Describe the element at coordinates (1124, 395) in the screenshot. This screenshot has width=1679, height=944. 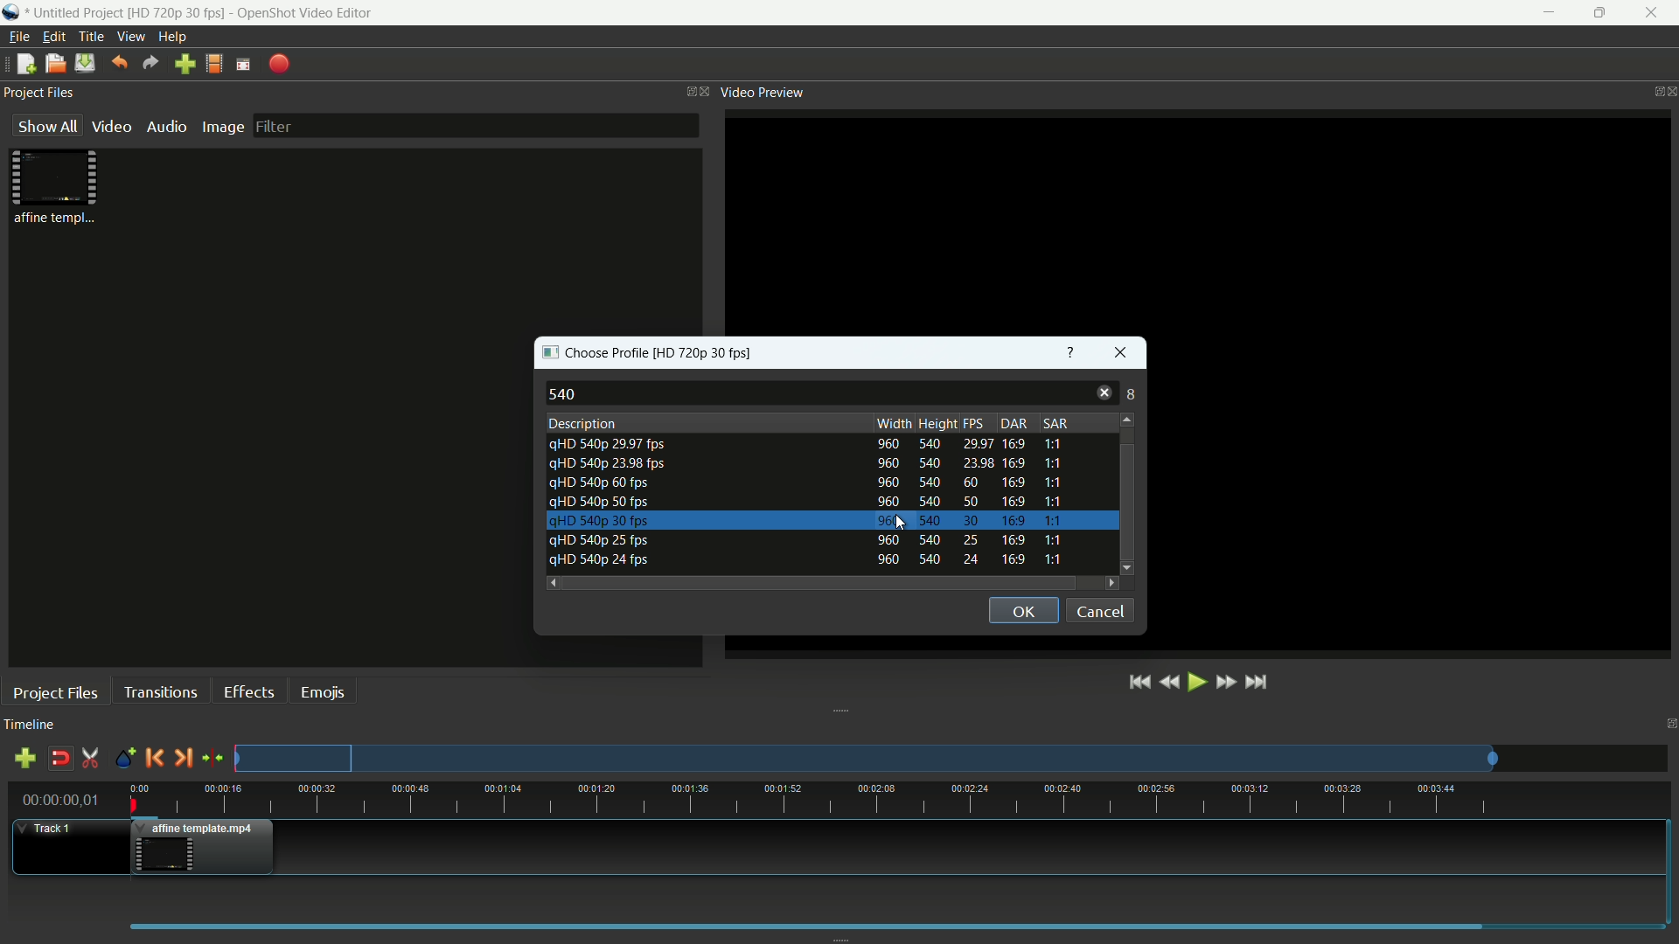
I see `414` at that location.